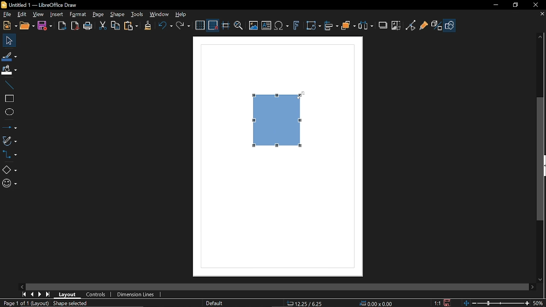 This screenshot has height=307, width=546. Describe the element at coordinates (276, 122) in the screenshot. I see `Rectangle (Select Object)` at that location.